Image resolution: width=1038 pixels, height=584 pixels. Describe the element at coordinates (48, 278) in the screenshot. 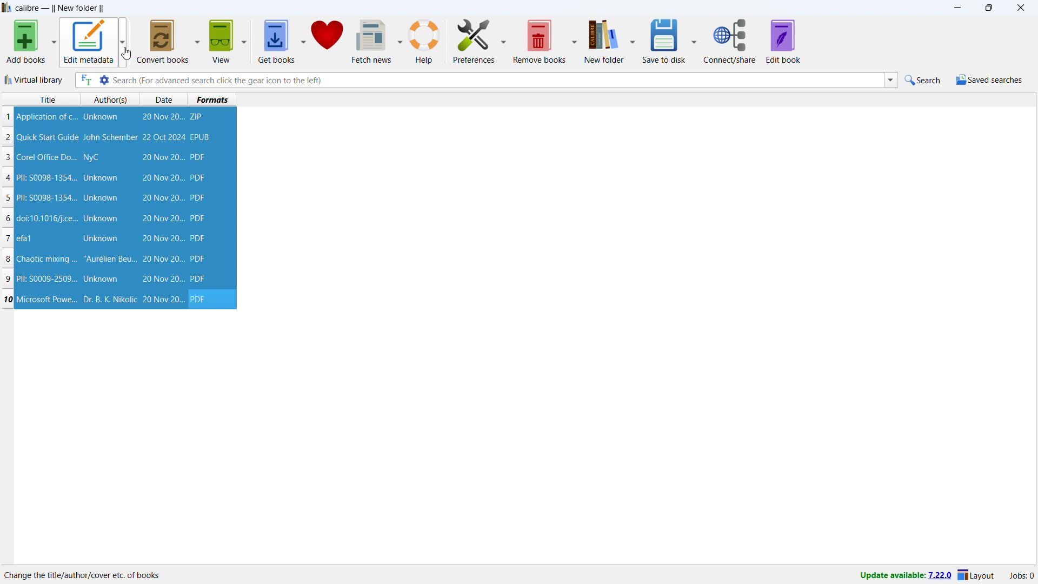

I see `PII: S0009-2509...` at that location.